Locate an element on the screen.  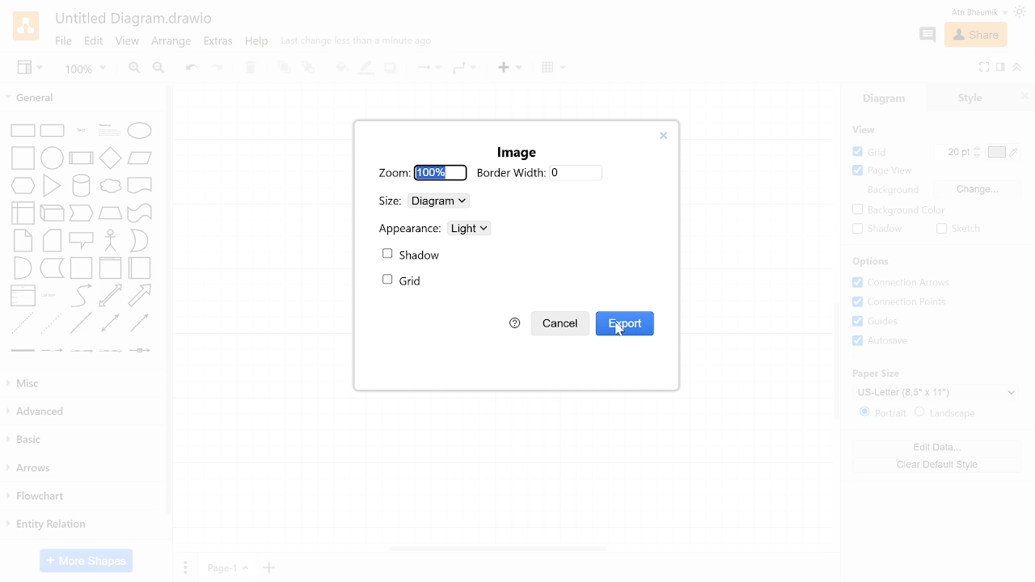
Fill color is located at coordinates (340, 67).